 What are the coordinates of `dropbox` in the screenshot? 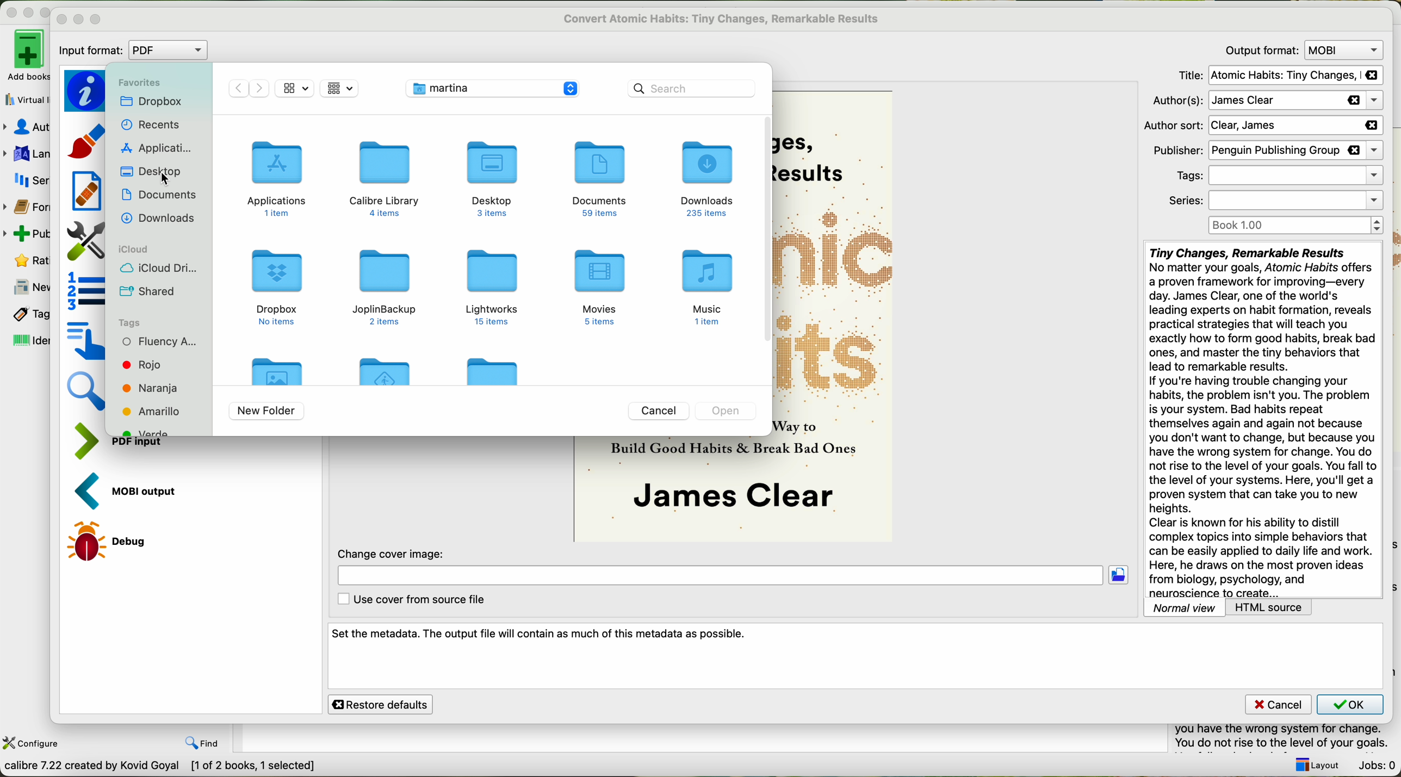 It's located at (151, 102).